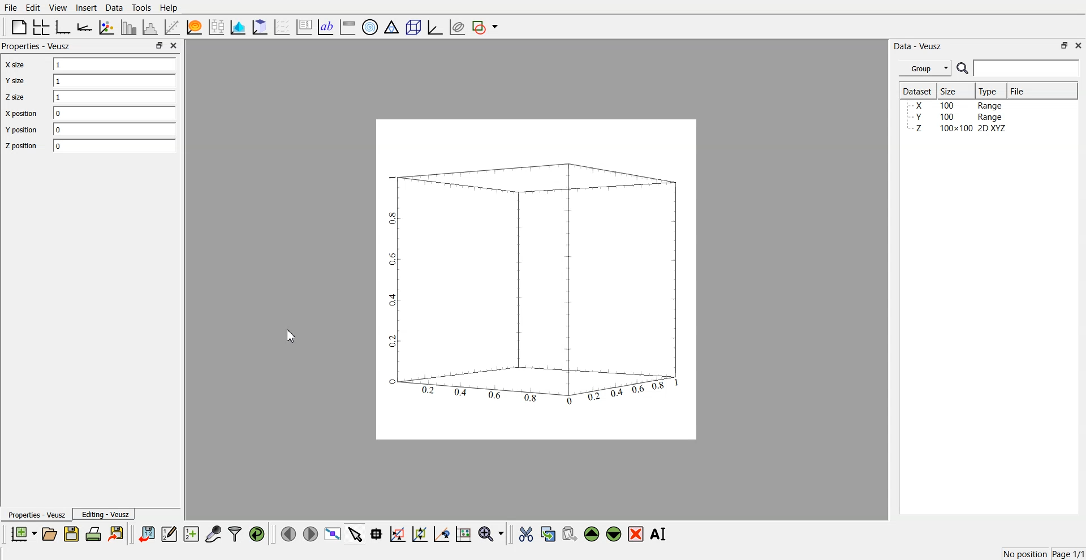 This screenshot has width=1086, height=560. What do you see at coordinates (235, 533) in the screenshot?
I see `Filter dataset` at bounding box center [235, 533].